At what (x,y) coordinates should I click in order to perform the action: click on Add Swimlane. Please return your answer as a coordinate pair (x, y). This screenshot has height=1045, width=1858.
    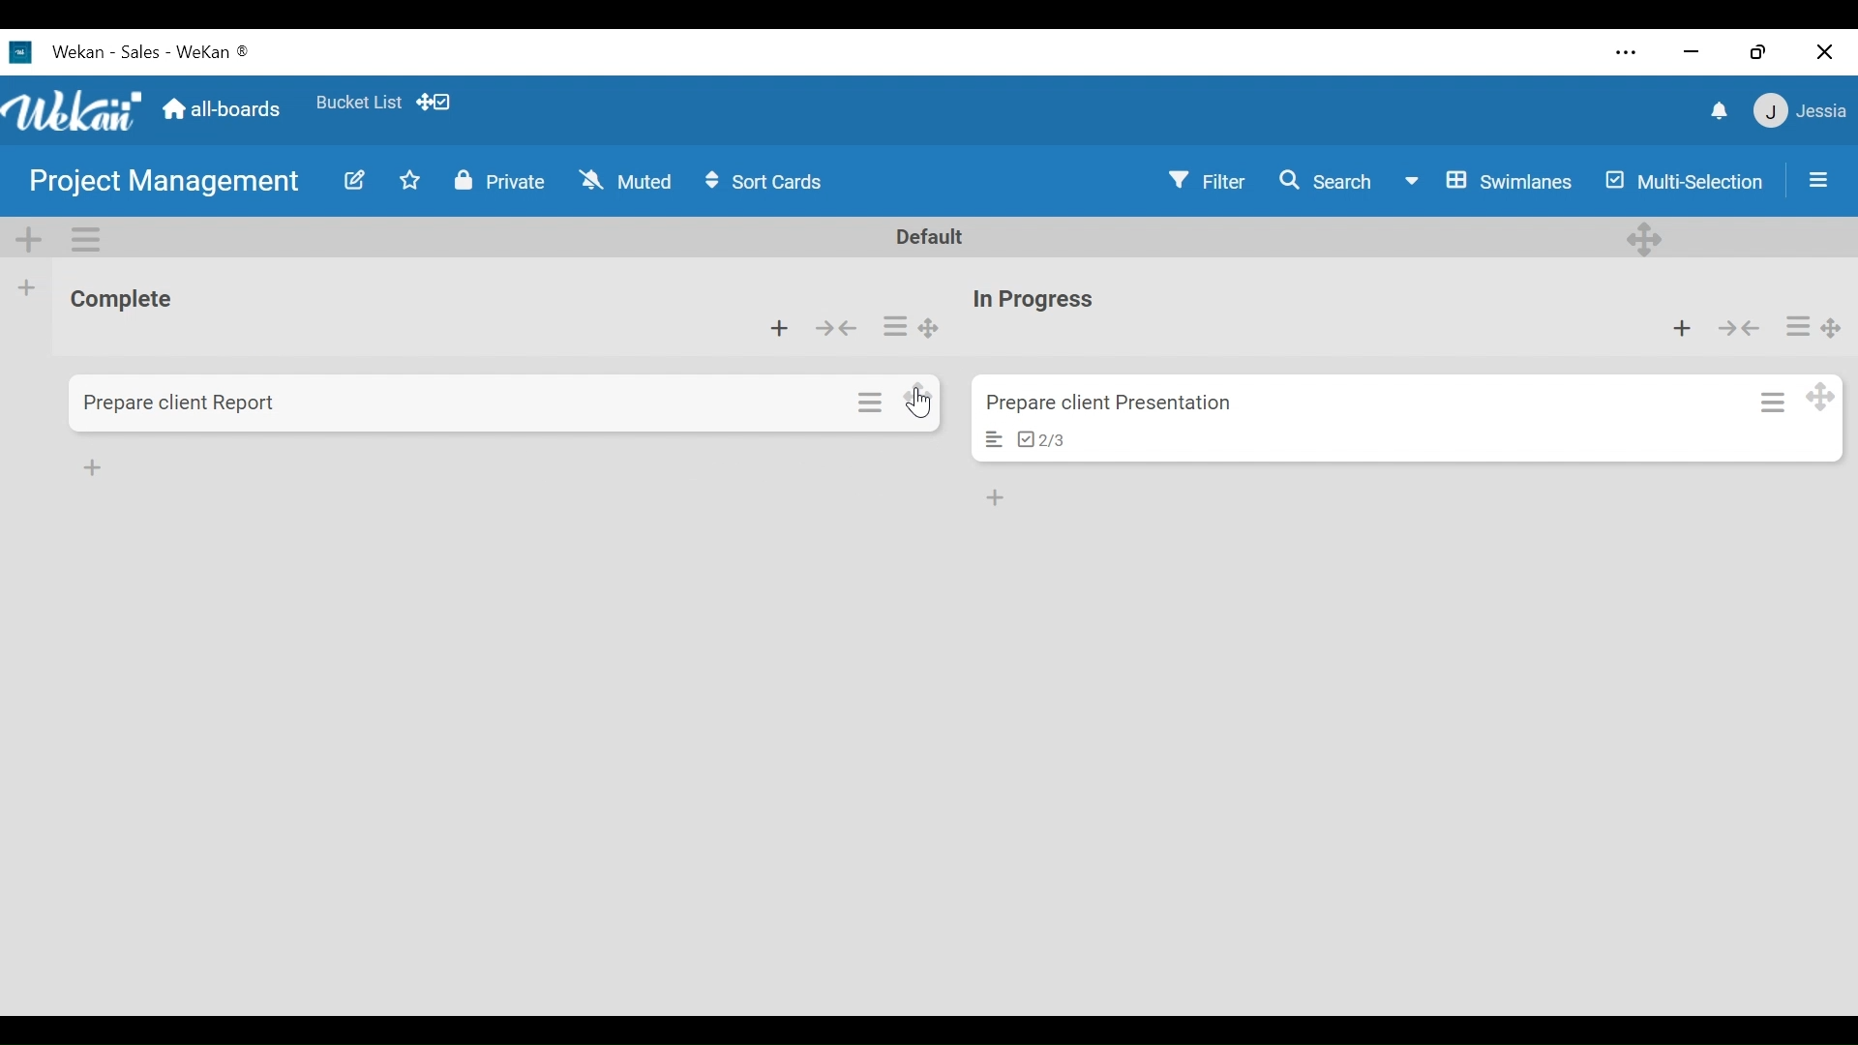
    Looking at the image, I should click on (33, 237).